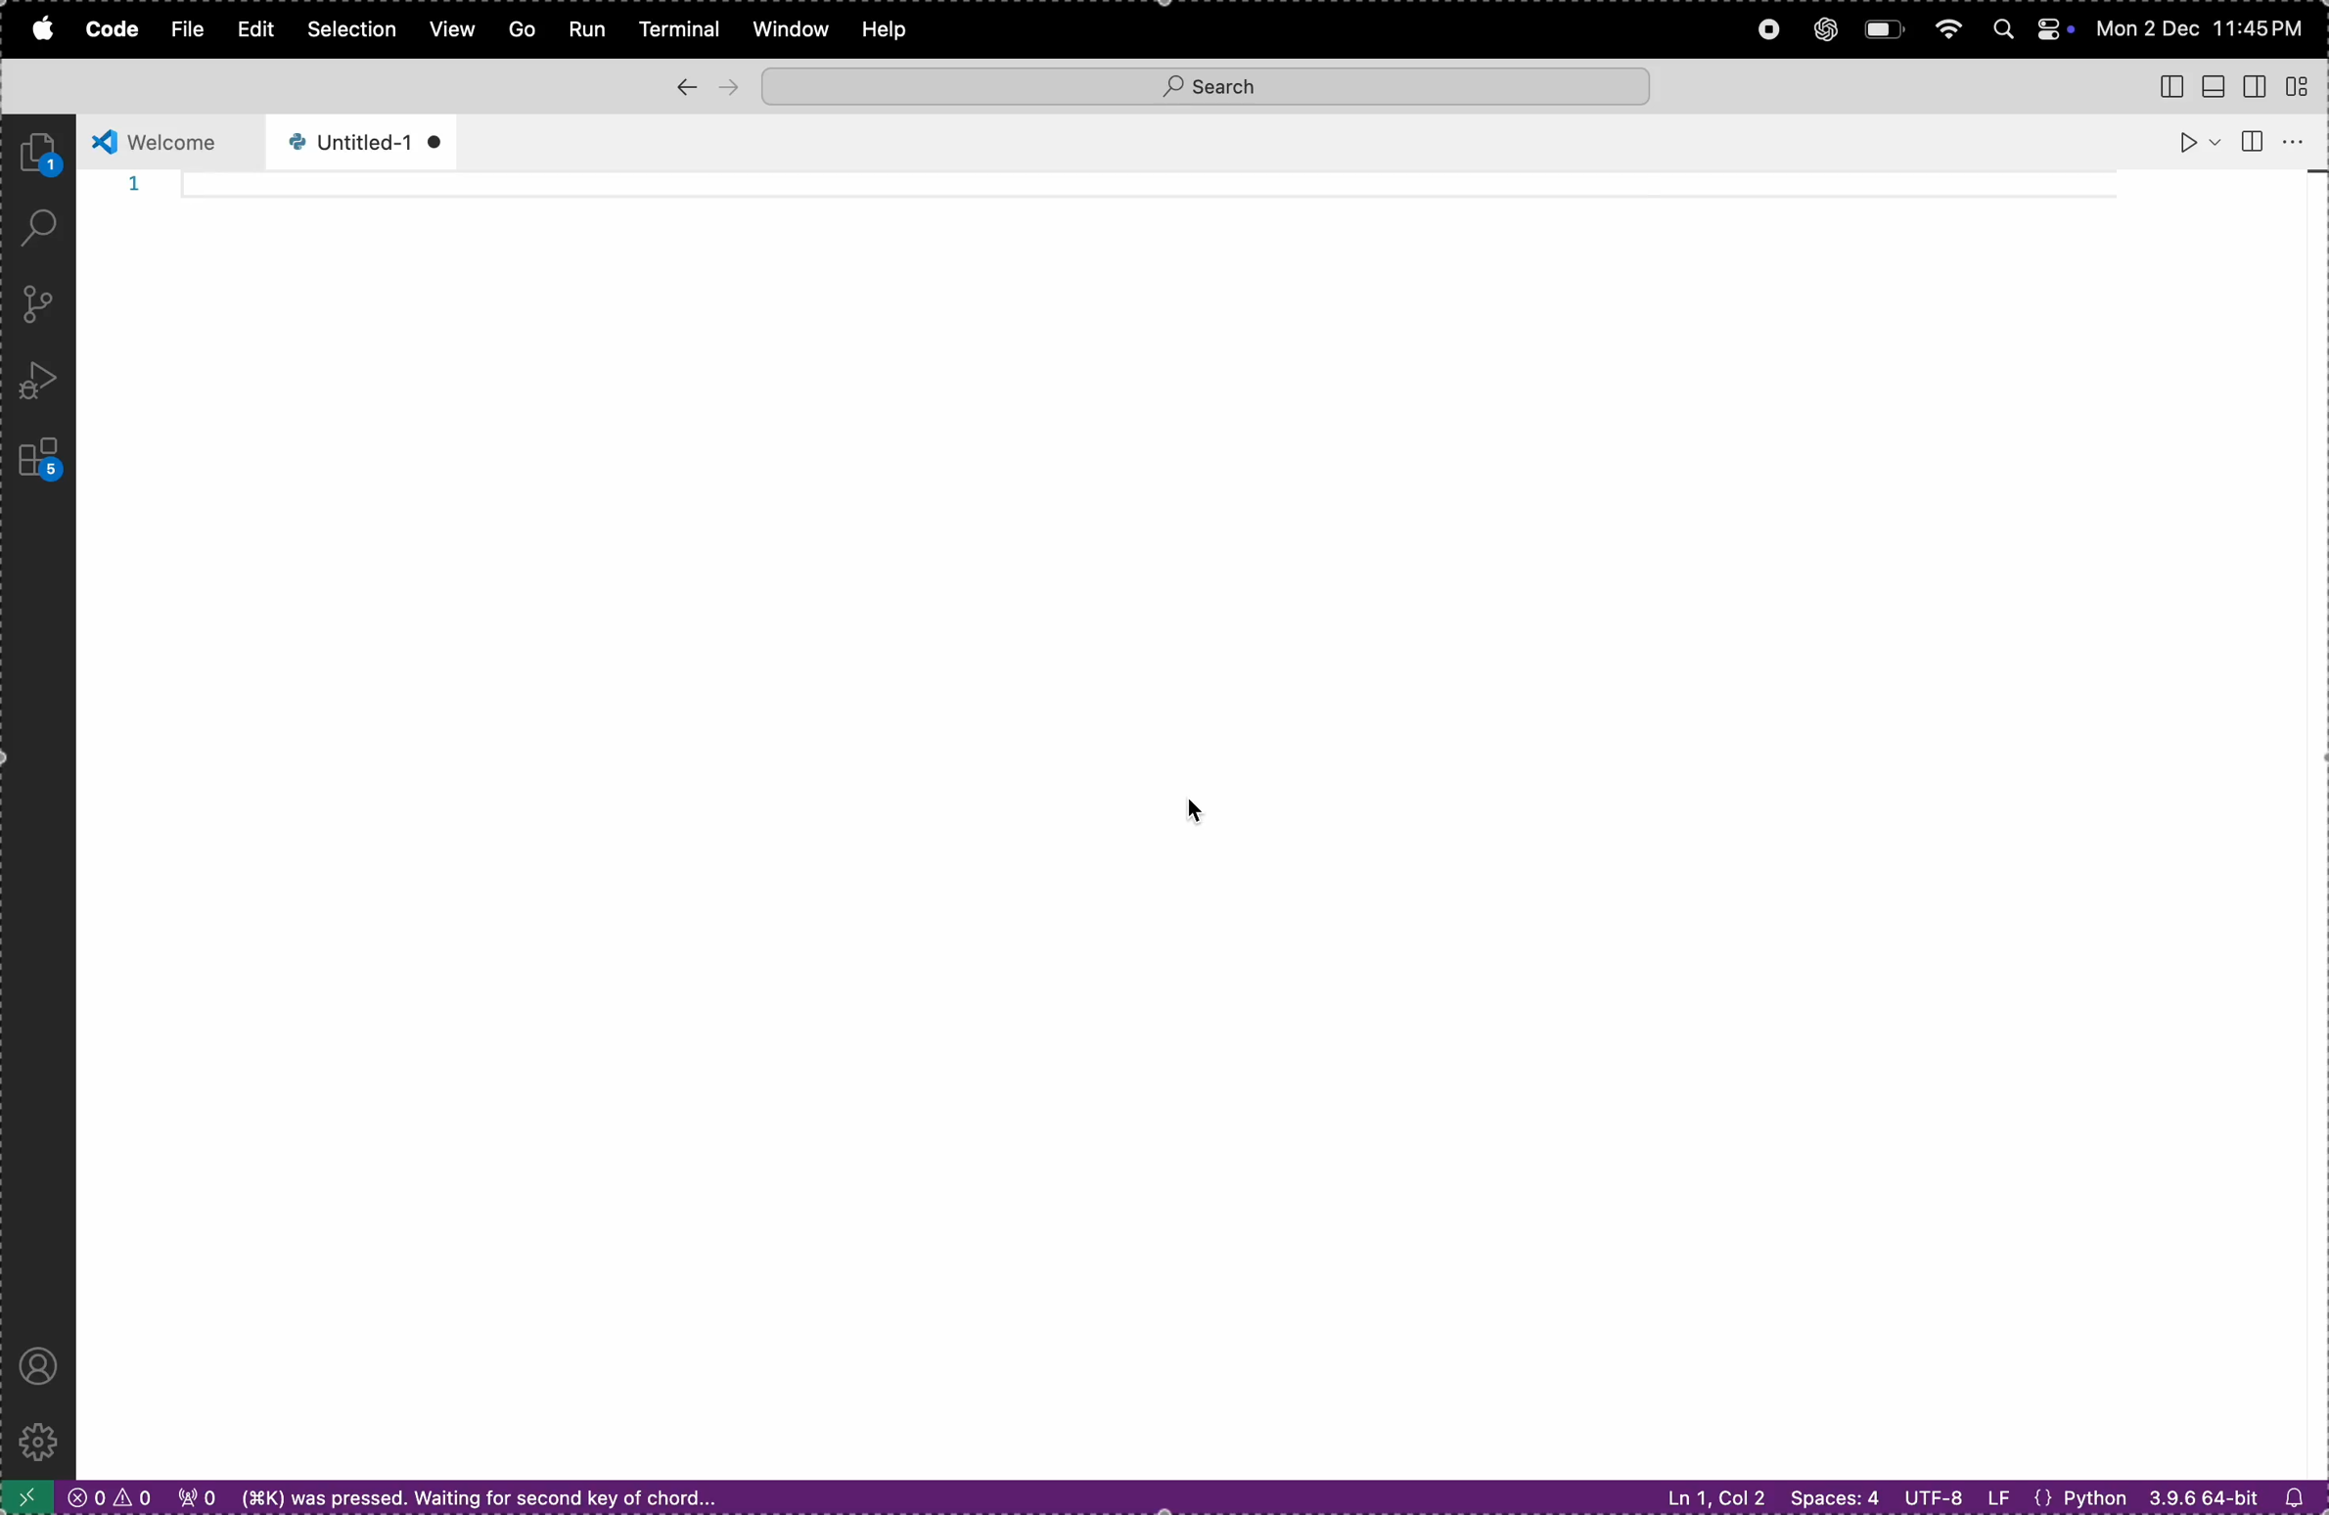 The height and width of the screenshot is (1515, 2329). Describe the element at coordinates (178, 29) in the screenshot. I see `file` at that location.